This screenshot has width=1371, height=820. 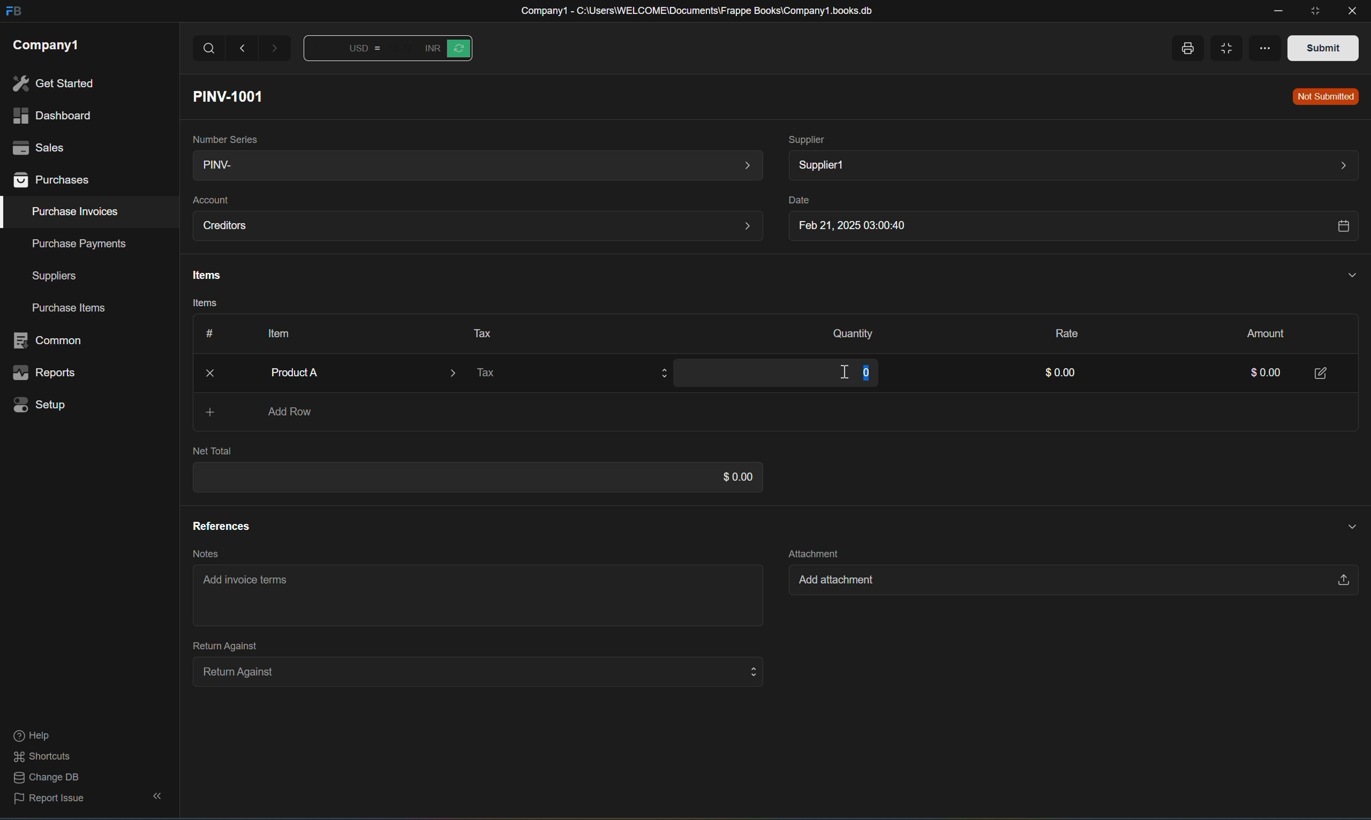 I want to click on , so click(x=205, y=333).